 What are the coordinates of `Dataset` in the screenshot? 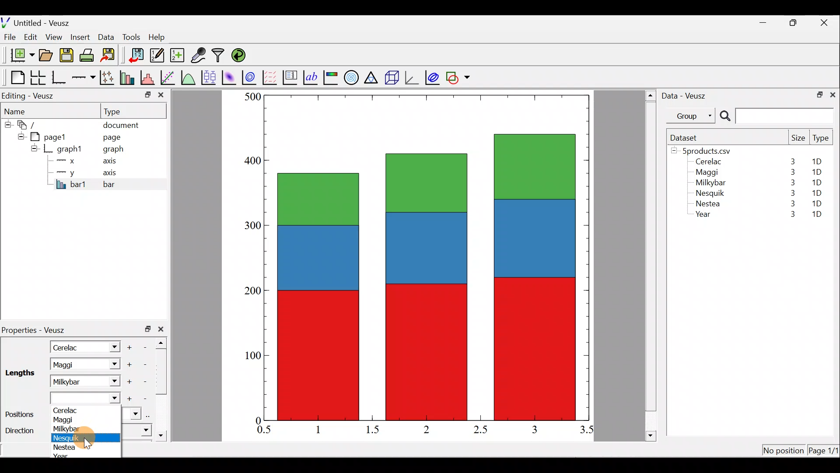 It's located at (687, 138).